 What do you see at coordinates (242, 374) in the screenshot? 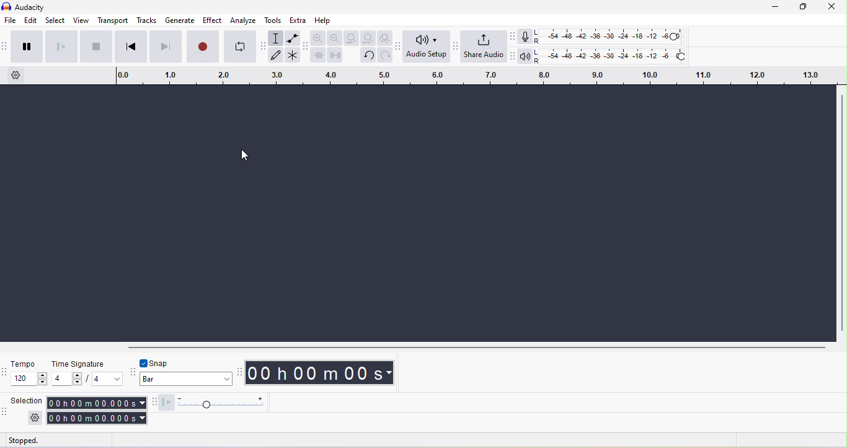
I see `audacity time toolbar` at bounding box center [242, 374].